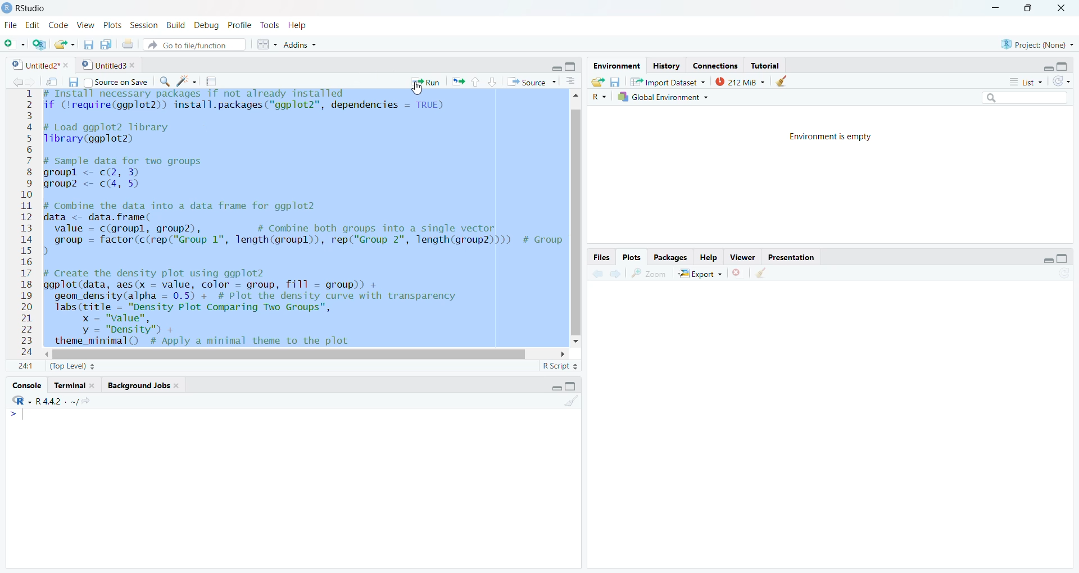 The width and height of the screenshot is (1079, 573). What do you see at coordinates (305, 46) in the screenshot?
I see `addins` at bounding box center [305, 46].